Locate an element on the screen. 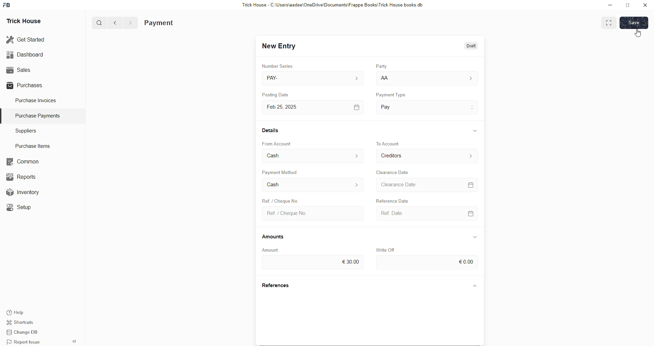 This screenshot has height=346, width=654. Amount is located at coordinates (278, 249).